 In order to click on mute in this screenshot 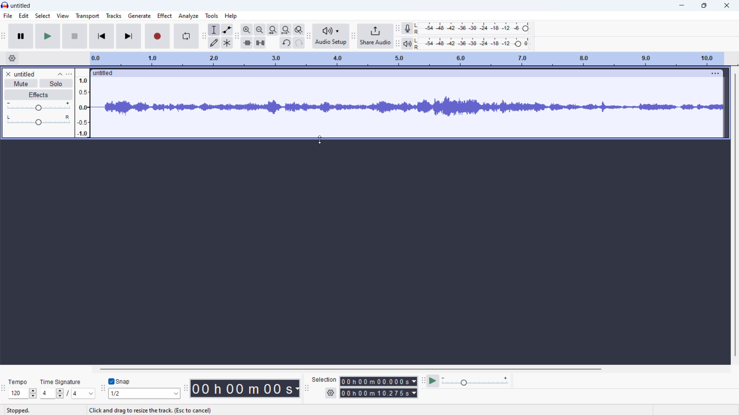, I will do `click(21, 83)`.